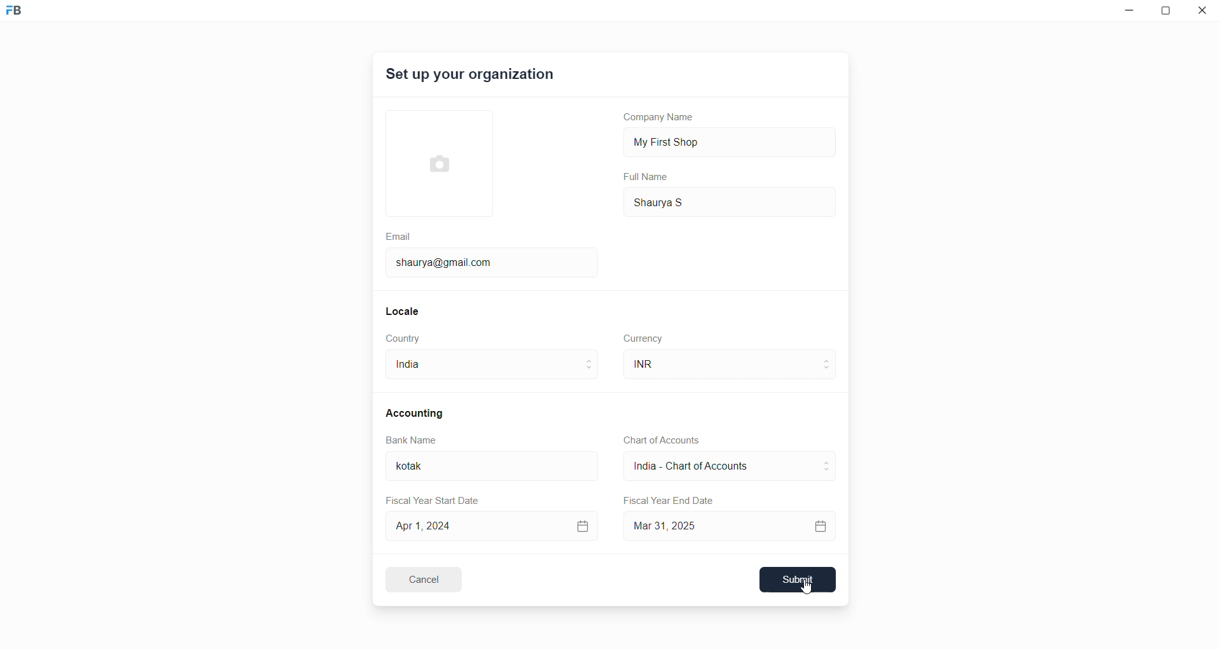 The height and width of the screenshot is (649, 1220). I want to click on Fiscal Year Start Date, so click(437, 498).